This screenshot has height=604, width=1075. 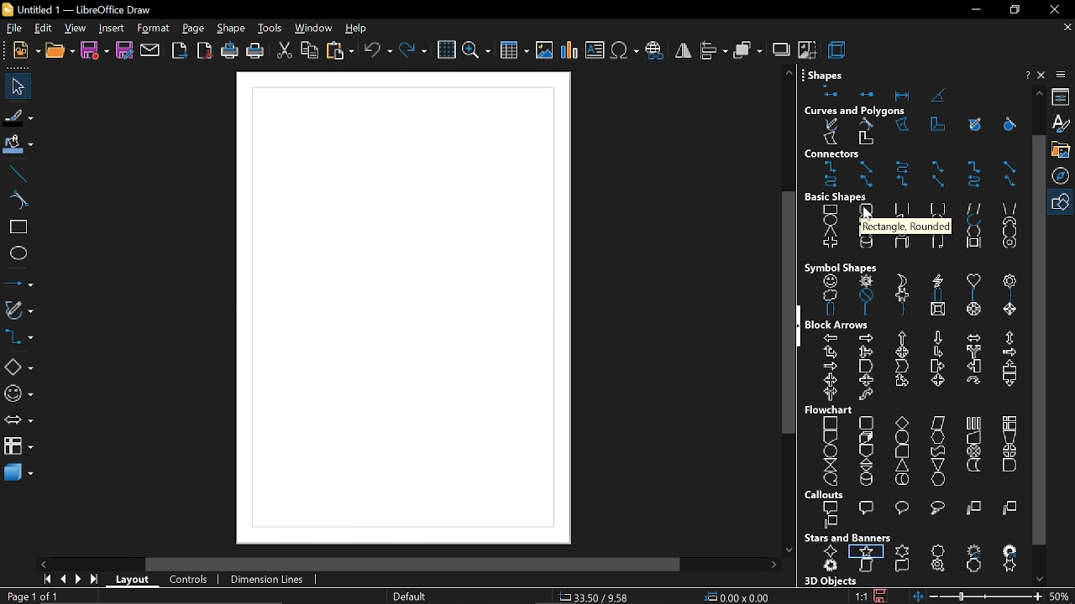 I want to click on navigator, so click(x=1063, y=177).